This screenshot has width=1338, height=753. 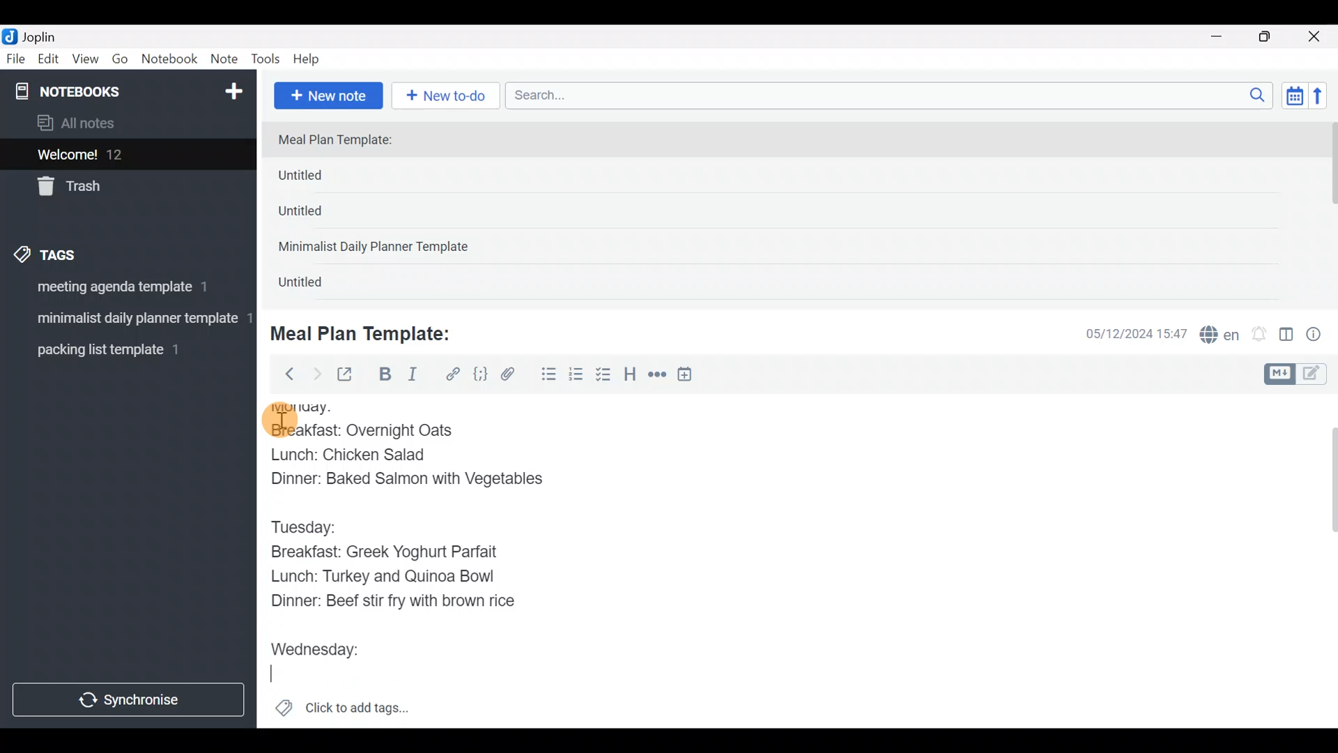 I want to click on Minimalist Daily Planner Template, so click(x=378, y=248).